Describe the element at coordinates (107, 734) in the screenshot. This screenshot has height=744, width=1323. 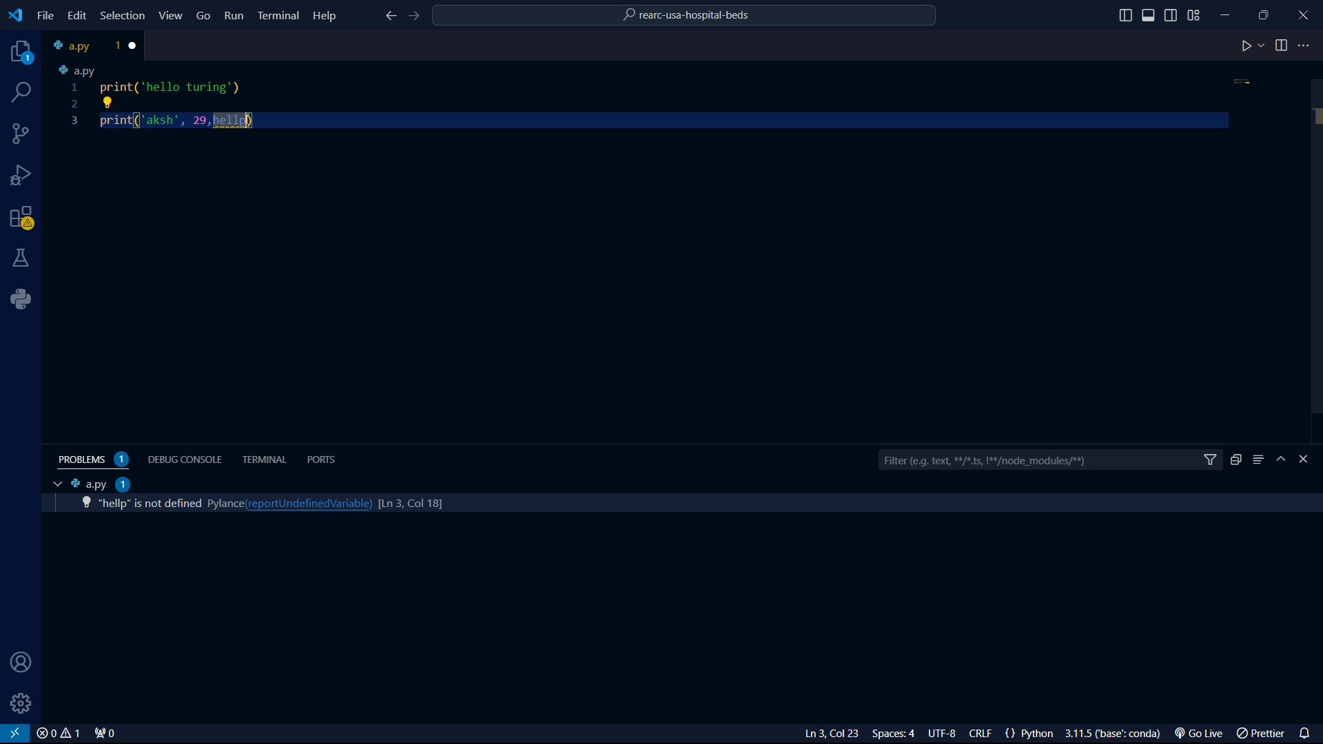
I see `connect 0` at that location.